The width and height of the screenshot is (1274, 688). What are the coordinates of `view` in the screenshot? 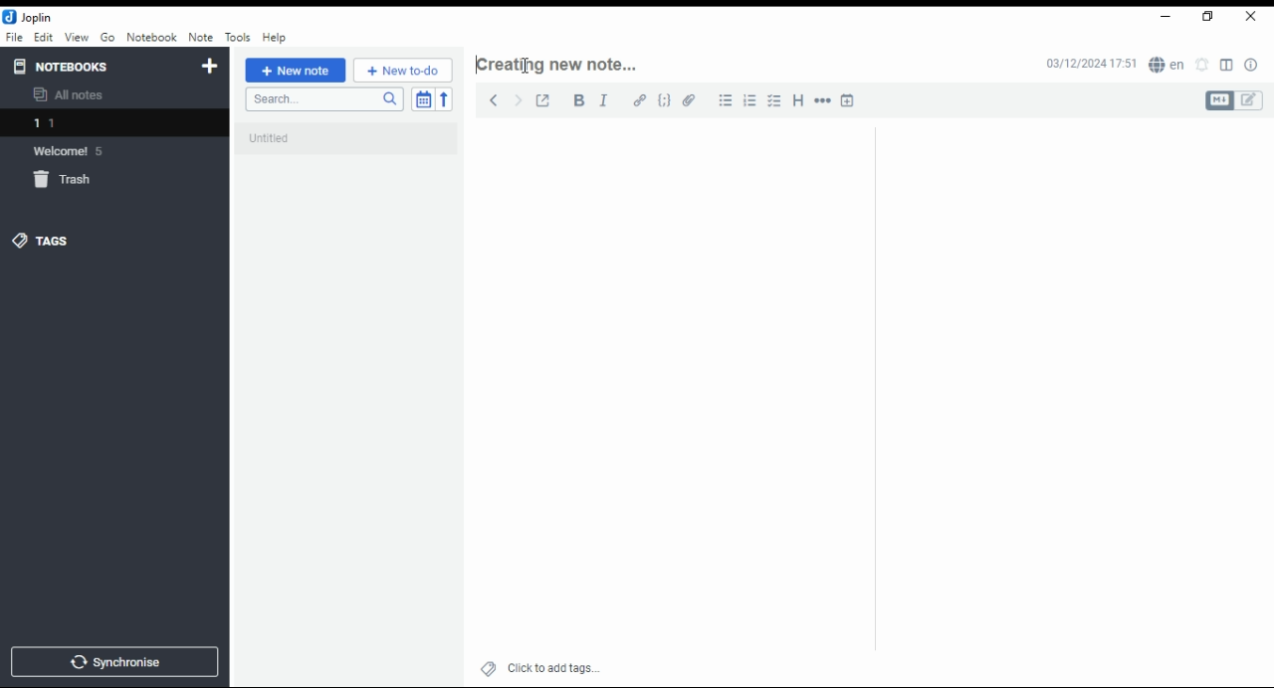 It's located at (76, 38).